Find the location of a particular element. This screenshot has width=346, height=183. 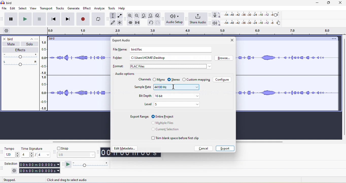

stopped is located at coordinates (15, 180).